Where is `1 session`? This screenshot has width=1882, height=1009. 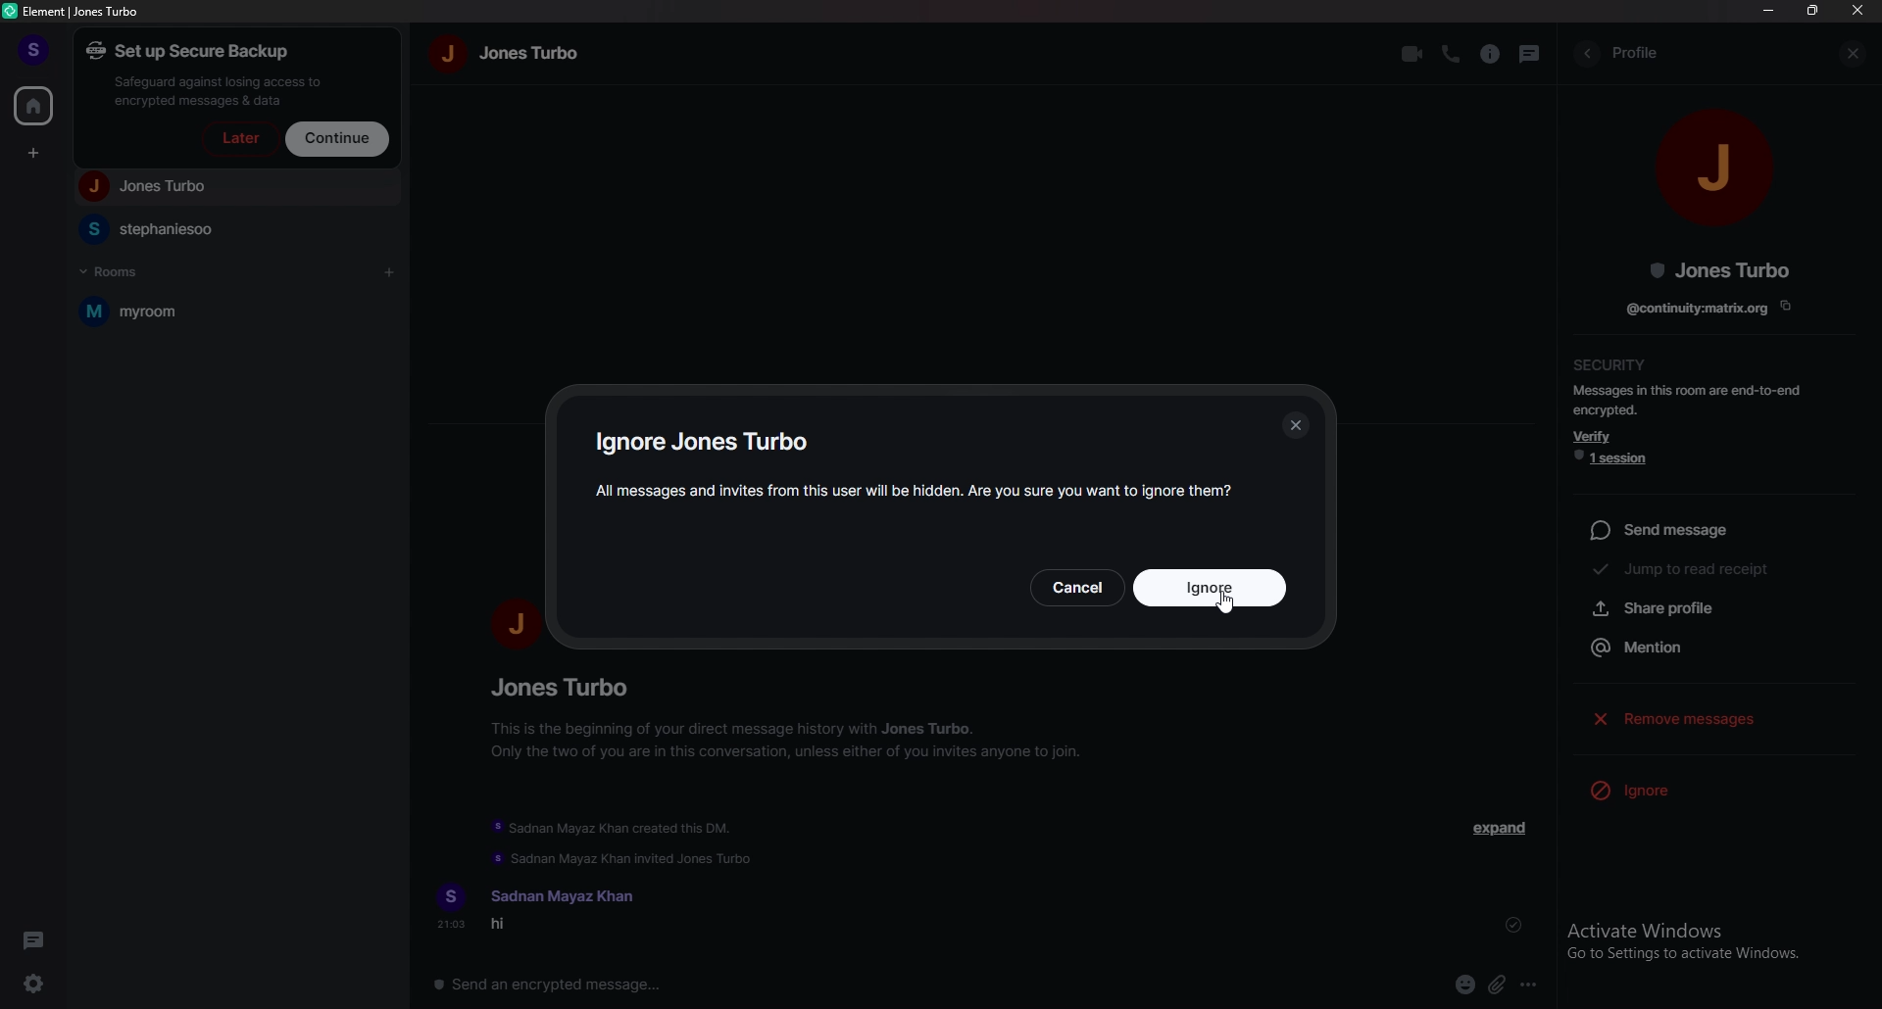 1 session is located at coordinates (1617, 457).